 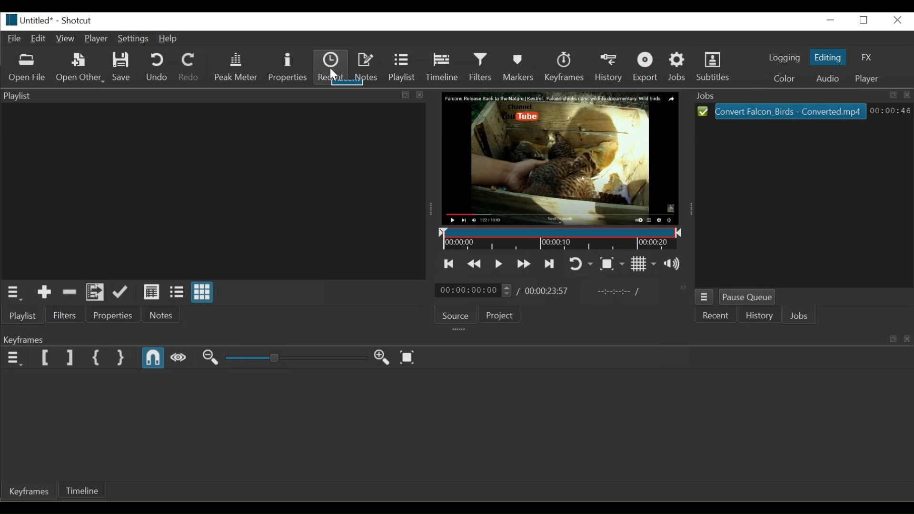 What do you see at coordinates (644, 264) in the screenshot?
I see `Toggle player on grid` at bounding box center [644, 264].